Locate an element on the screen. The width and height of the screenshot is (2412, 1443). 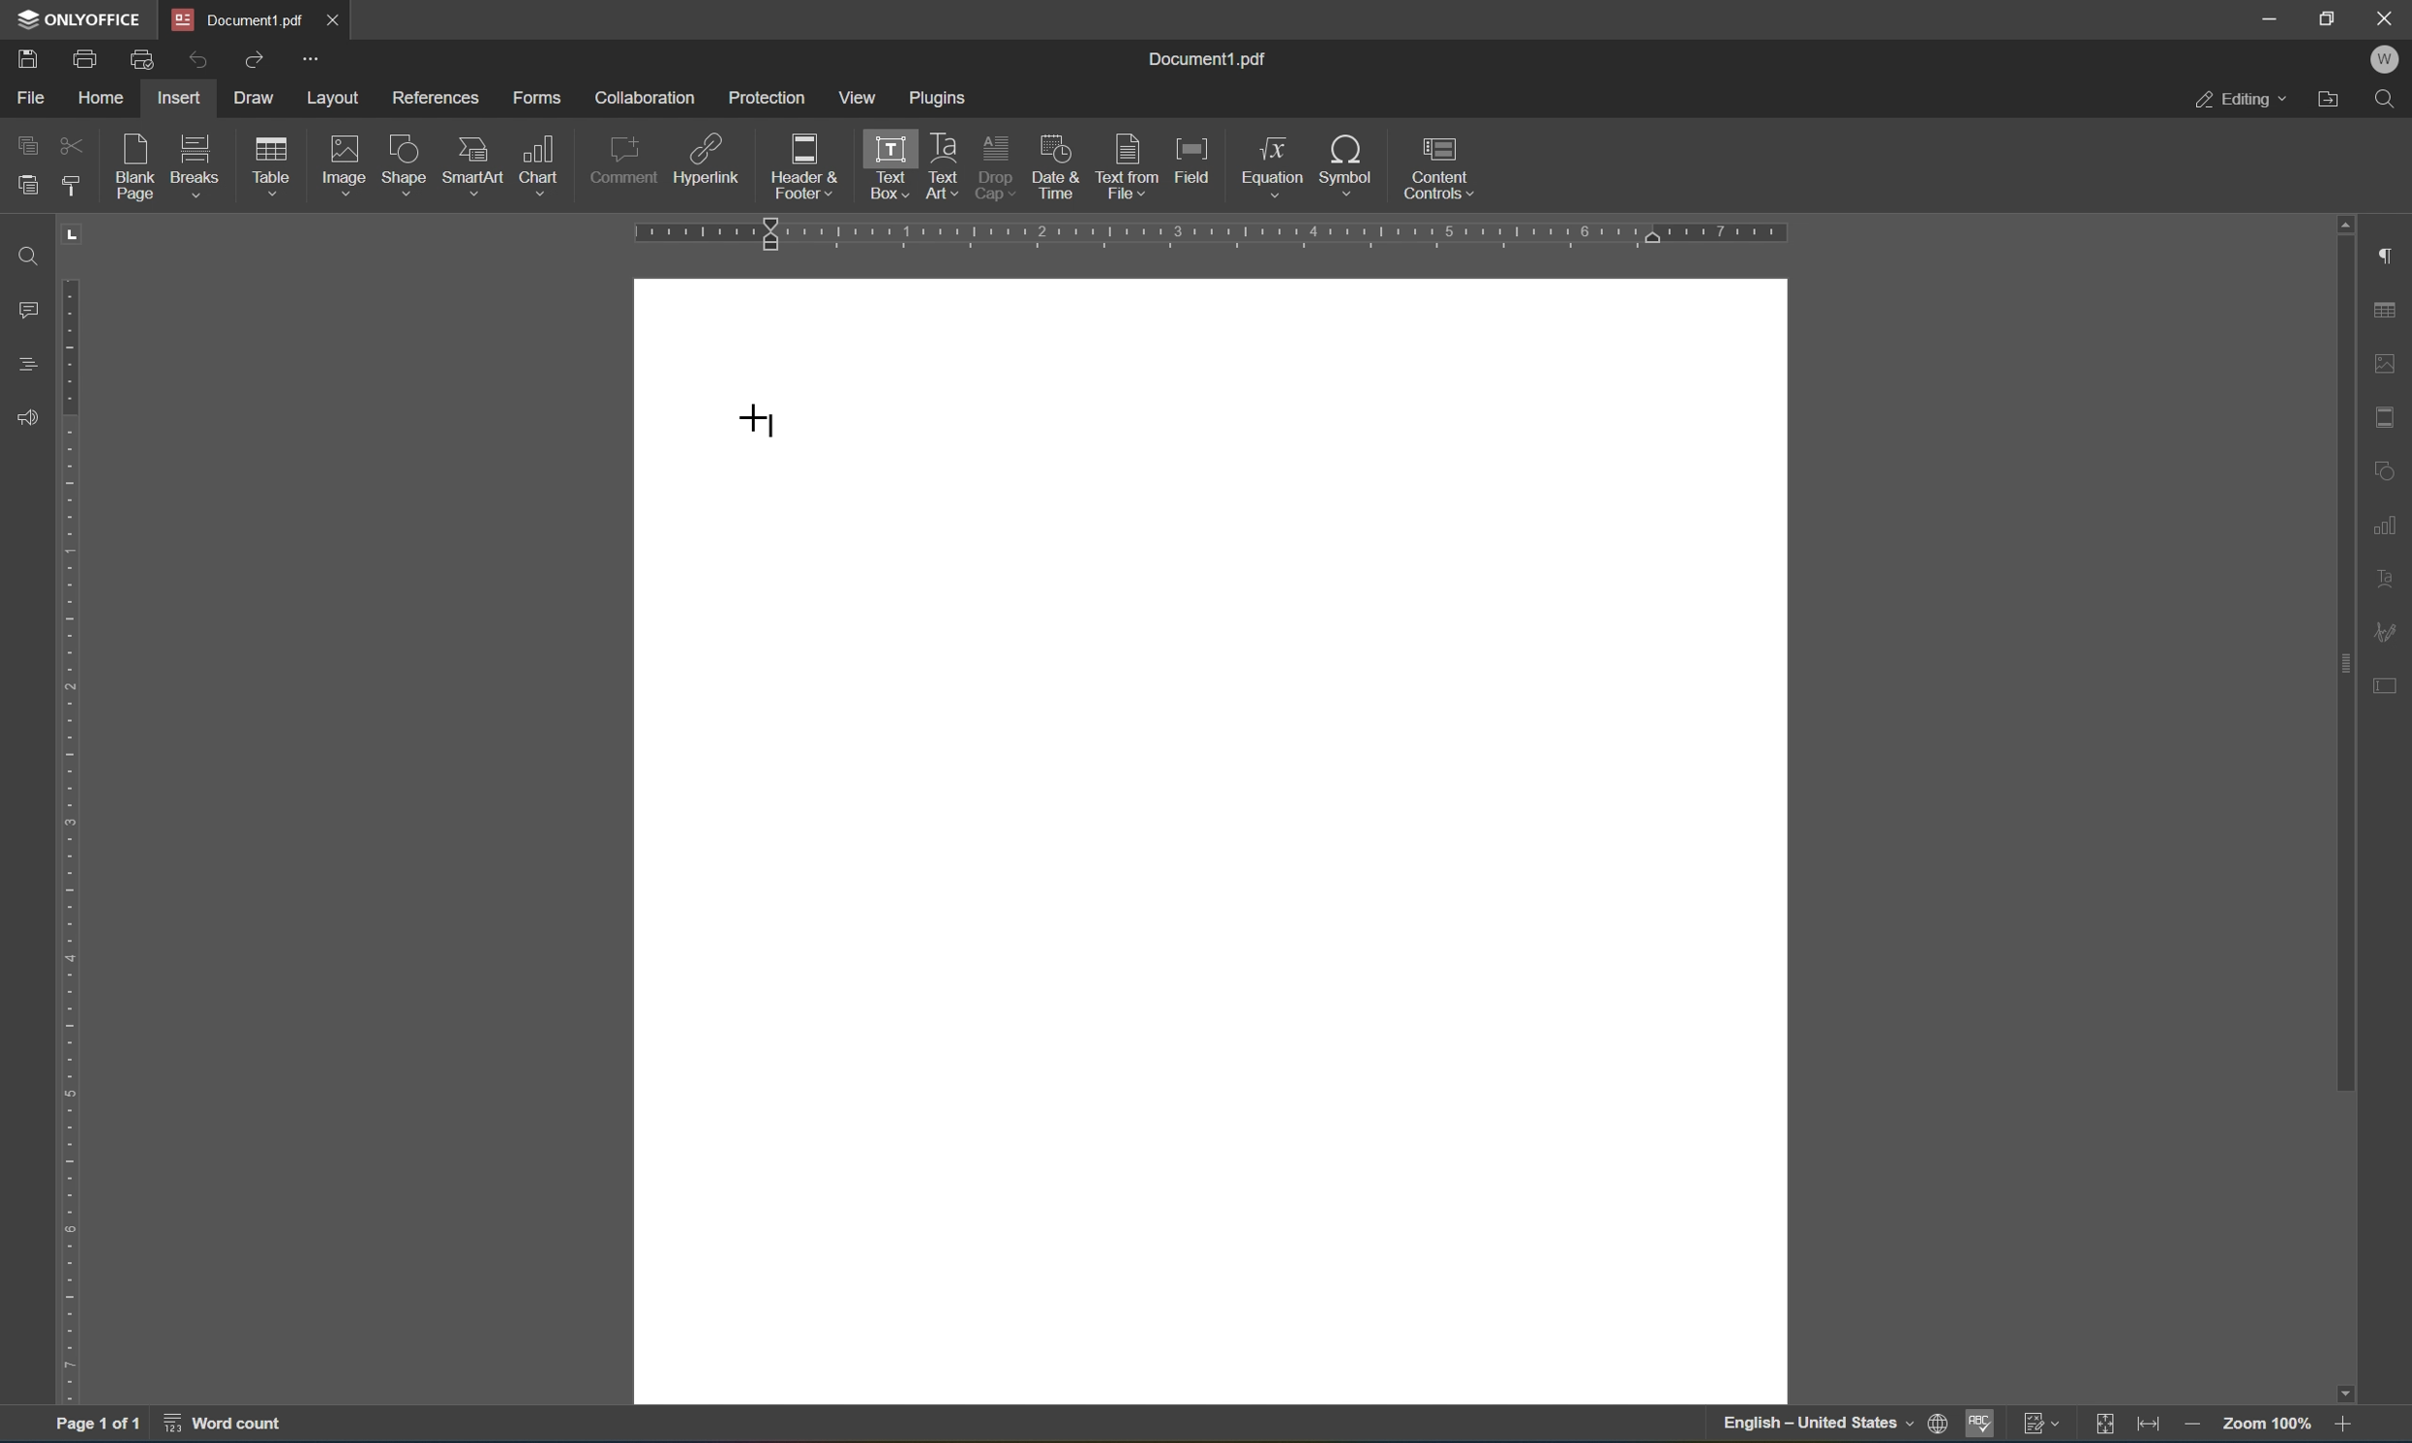
fit to page is located at coordinates (2105, 1425).